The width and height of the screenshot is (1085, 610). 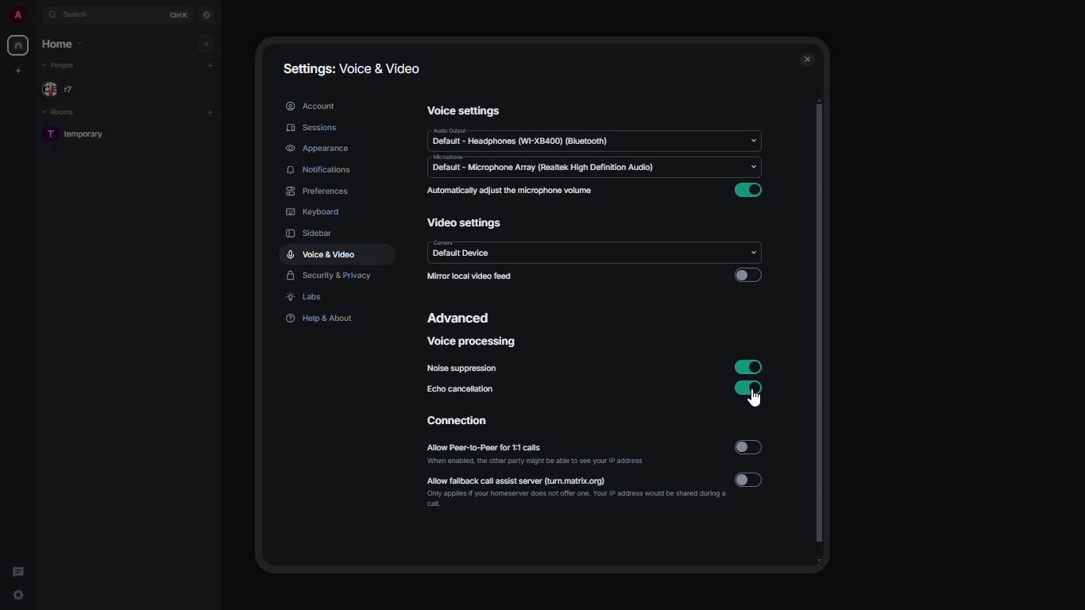 I want to click on voice processing, so click(x=472, y=342).